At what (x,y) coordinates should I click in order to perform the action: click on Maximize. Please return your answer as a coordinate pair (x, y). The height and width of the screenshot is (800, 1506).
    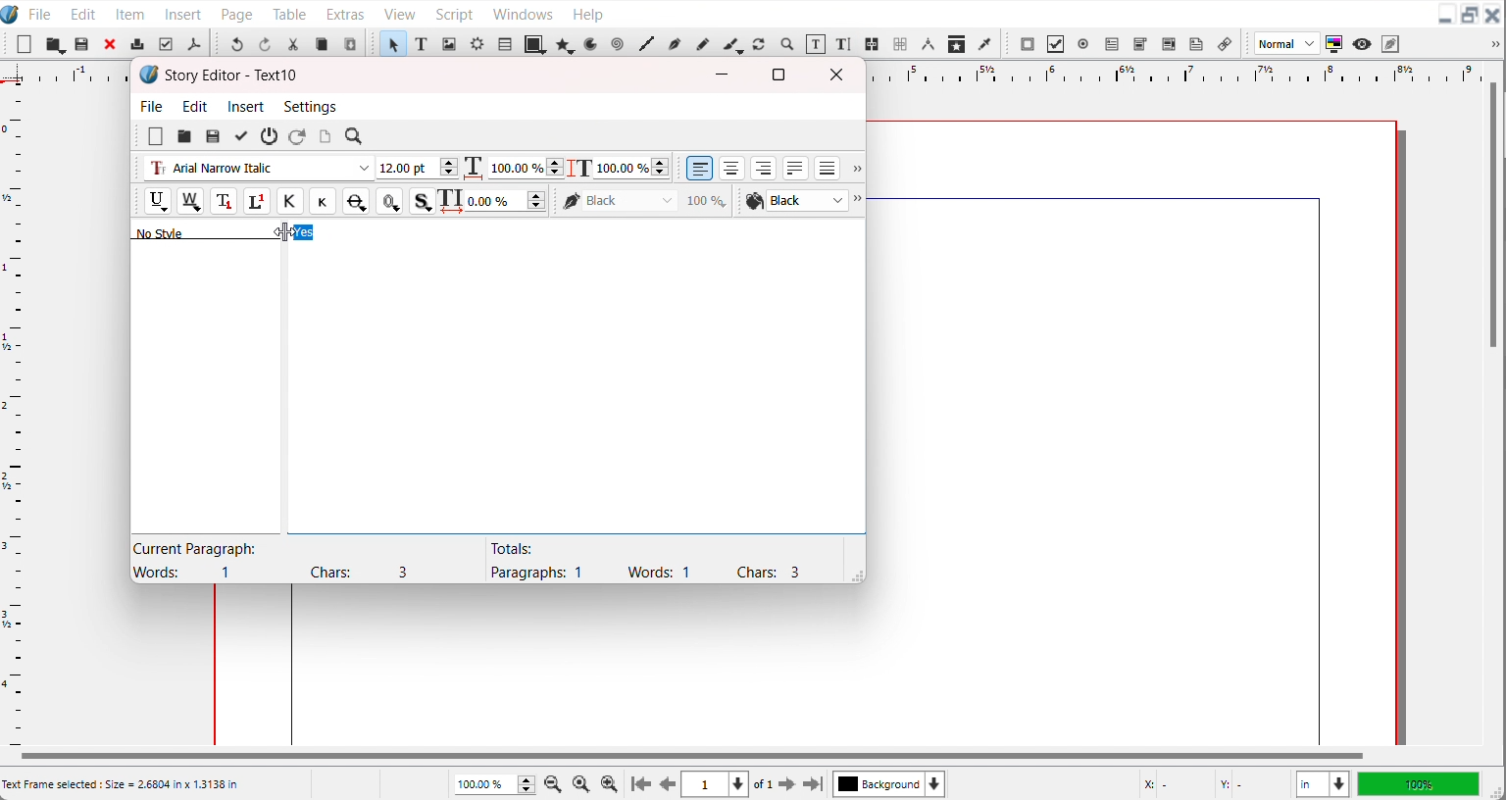
    Looking at the image, I should click on (778, 74).